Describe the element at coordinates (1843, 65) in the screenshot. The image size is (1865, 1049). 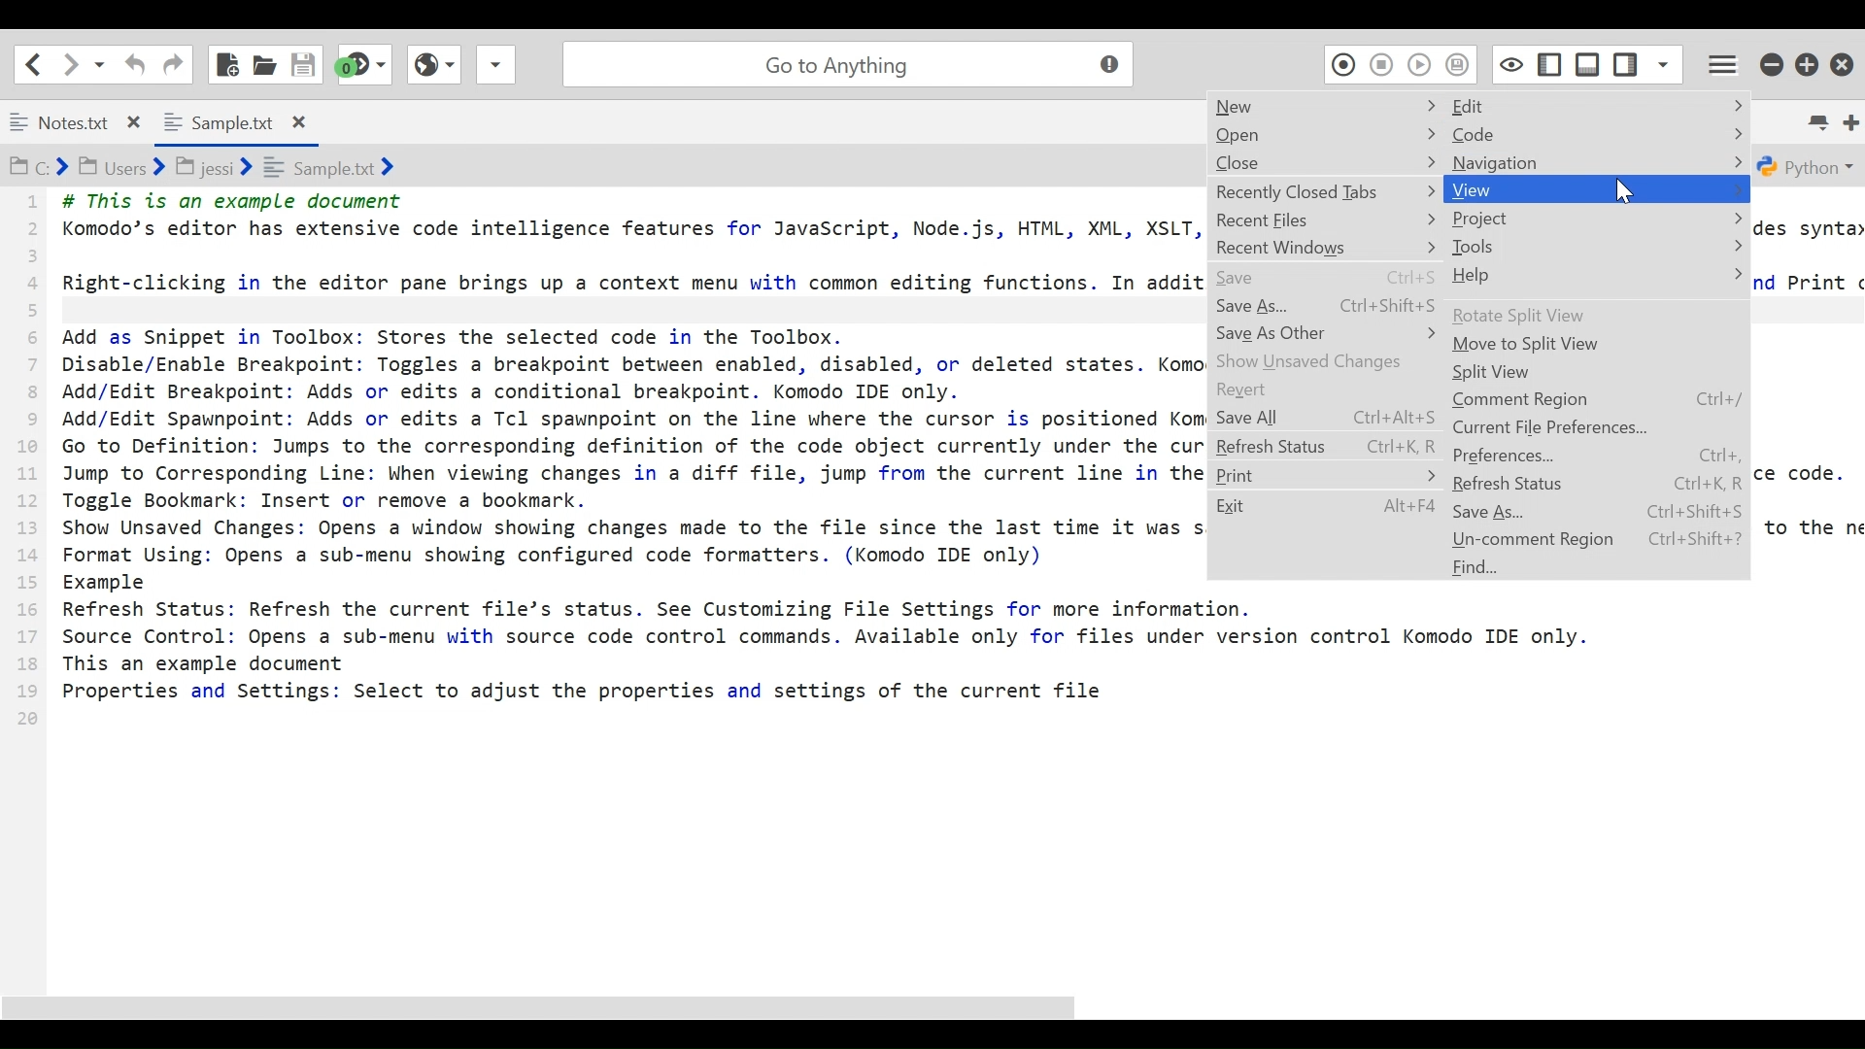
I see `Close` at that location.